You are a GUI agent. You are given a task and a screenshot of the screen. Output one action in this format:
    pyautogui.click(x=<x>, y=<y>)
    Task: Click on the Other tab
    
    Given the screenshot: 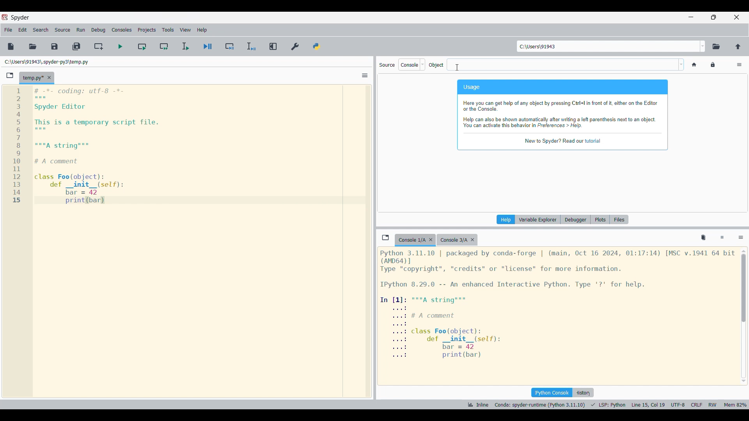 What is the action you would take?
    pyautogui.click(x=457, y=240)
    